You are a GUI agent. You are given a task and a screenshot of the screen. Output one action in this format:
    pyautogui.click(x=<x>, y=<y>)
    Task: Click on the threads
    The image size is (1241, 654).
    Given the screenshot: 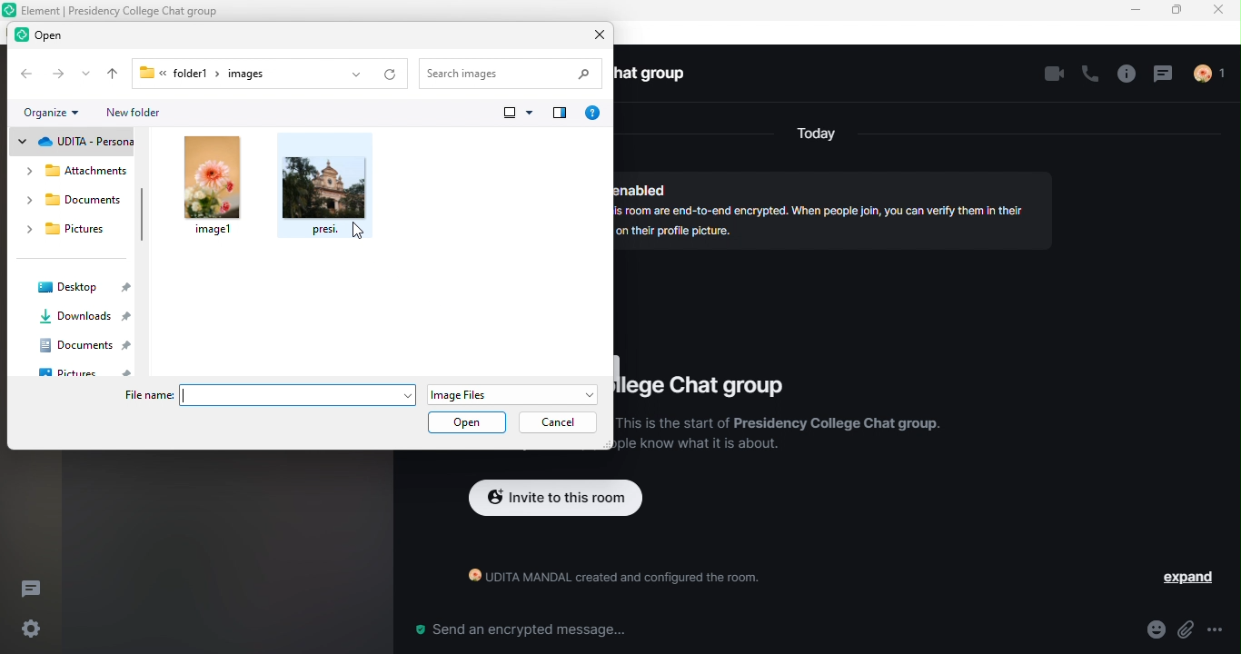 What is the action you would take?
    pyautogui.click(x=37, y=587)
    